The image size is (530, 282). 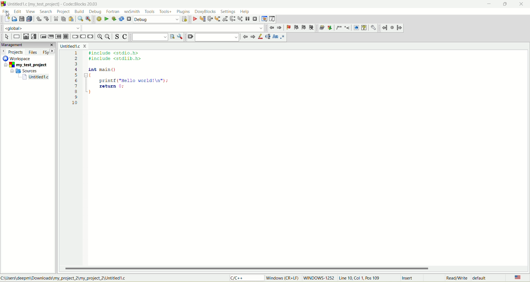 I want to click on help, so click(x=245, y=12).